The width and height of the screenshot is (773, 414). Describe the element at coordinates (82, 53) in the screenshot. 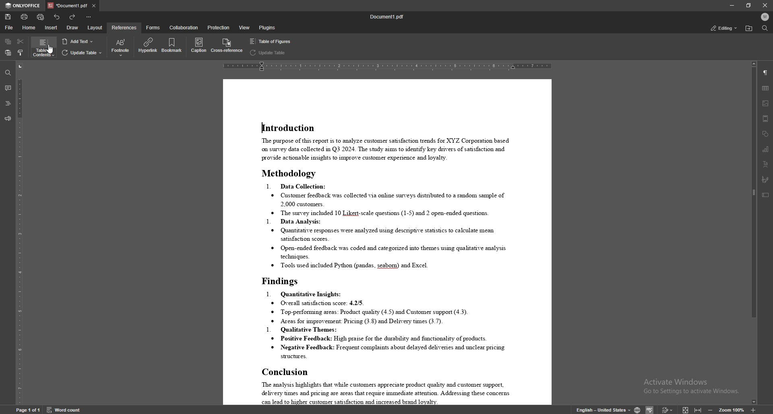

I see `update table` at that location.